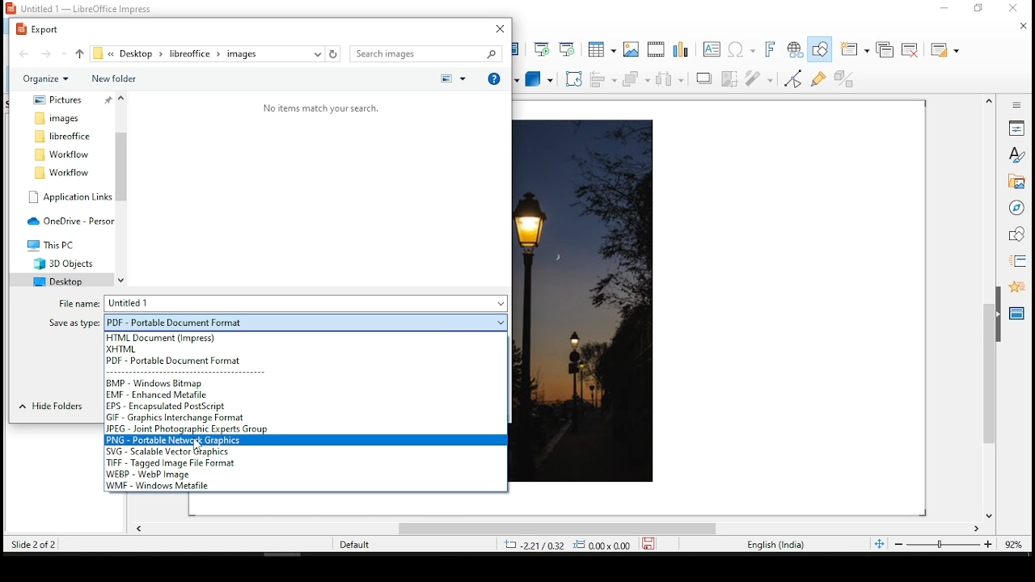 This screenshot has width=1035, height=582. I want to click on English, so click(775, 546).